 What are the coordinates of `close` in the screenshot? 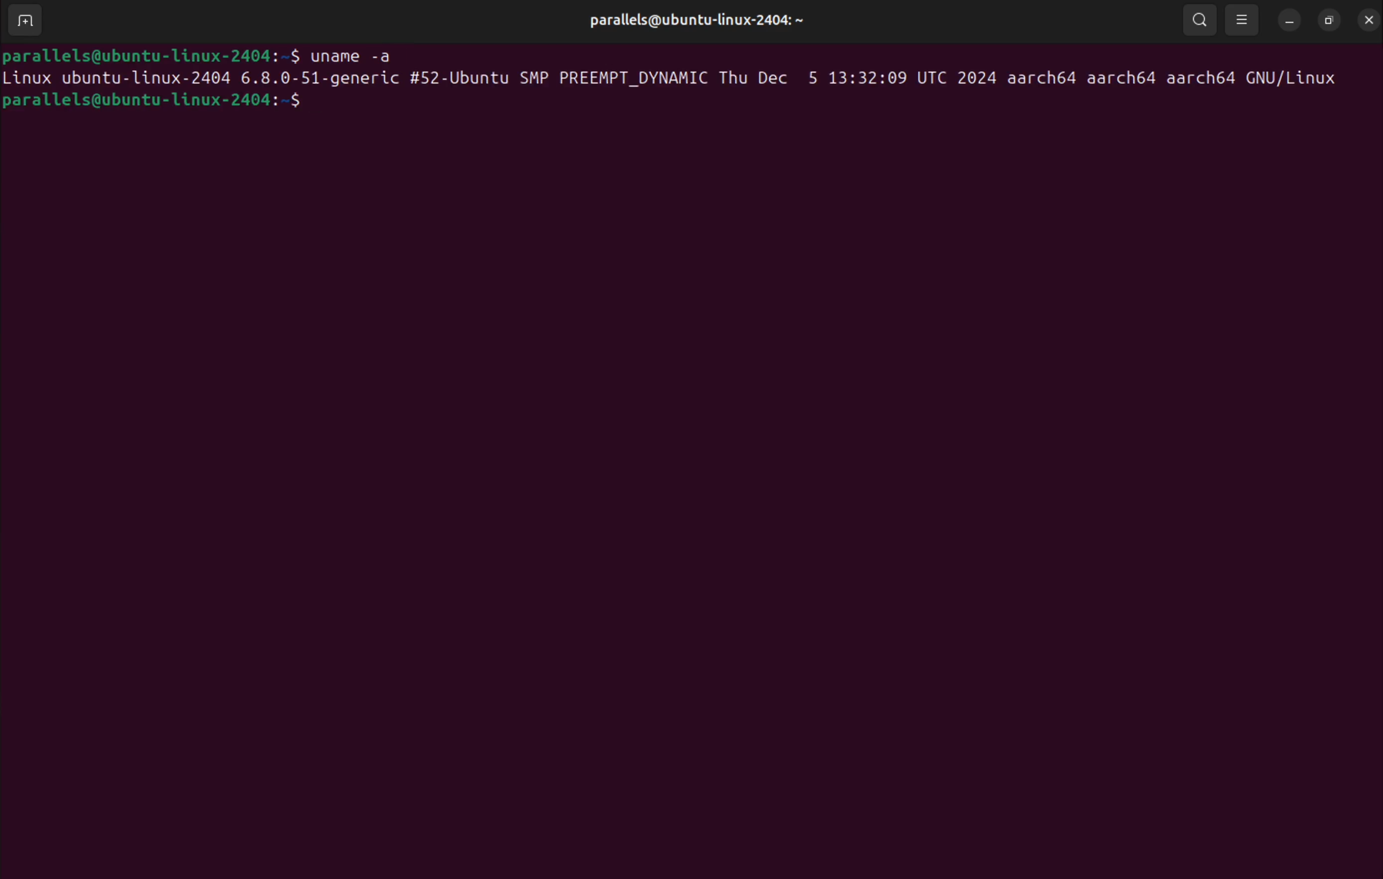 It's located at (1365, 20).